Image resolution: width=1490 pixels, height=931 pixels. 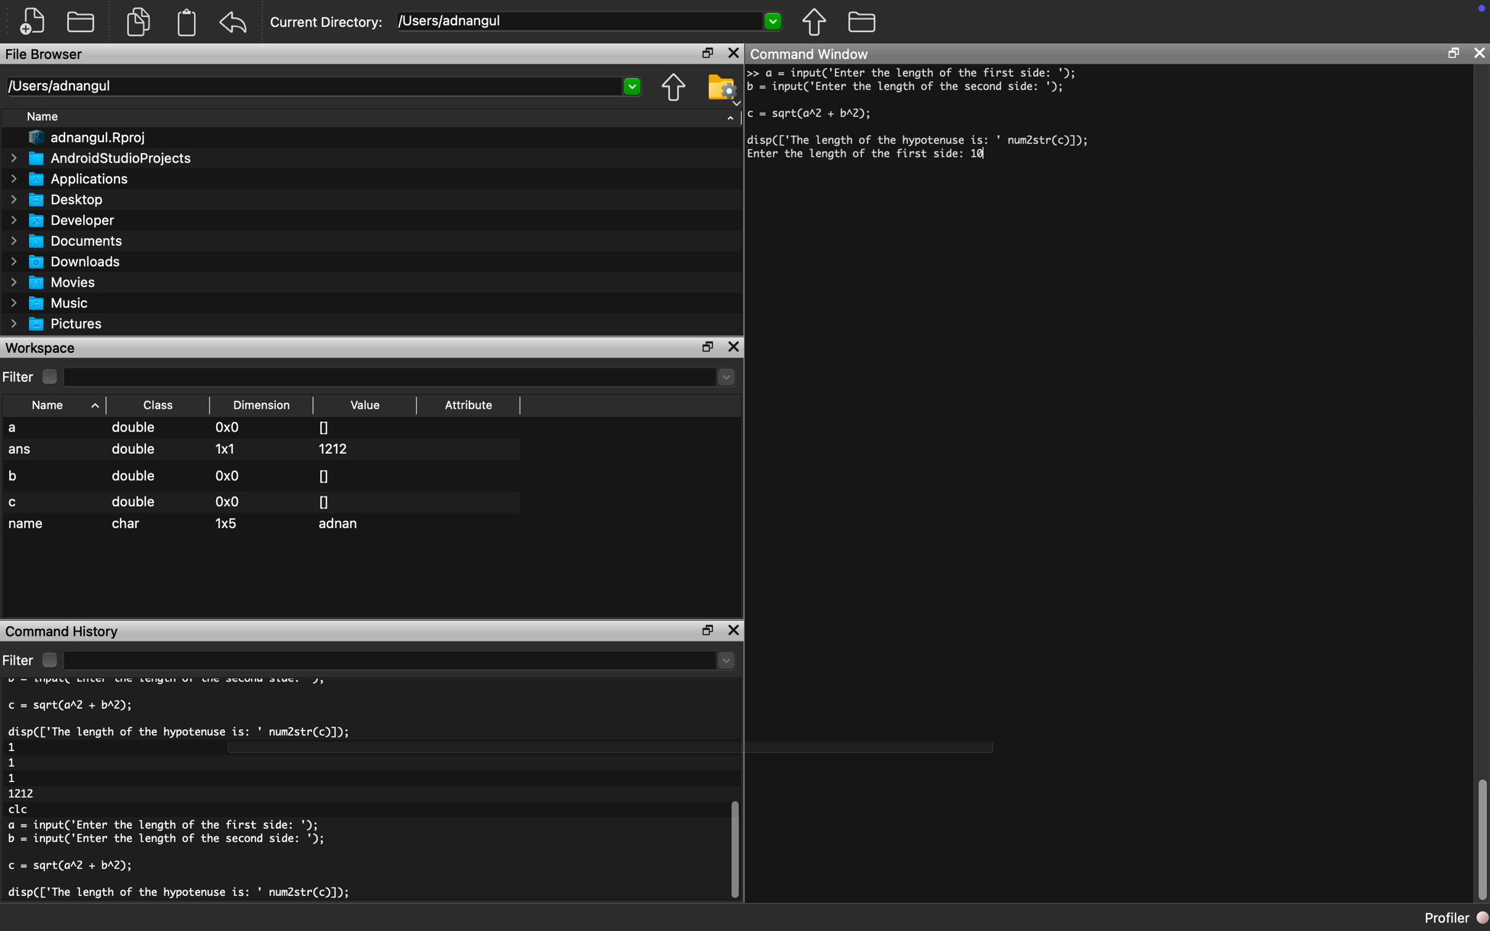 What do you see at coordinates (159, 405) in the screenshot?
I see `Class` at bounding box center [159, 405].